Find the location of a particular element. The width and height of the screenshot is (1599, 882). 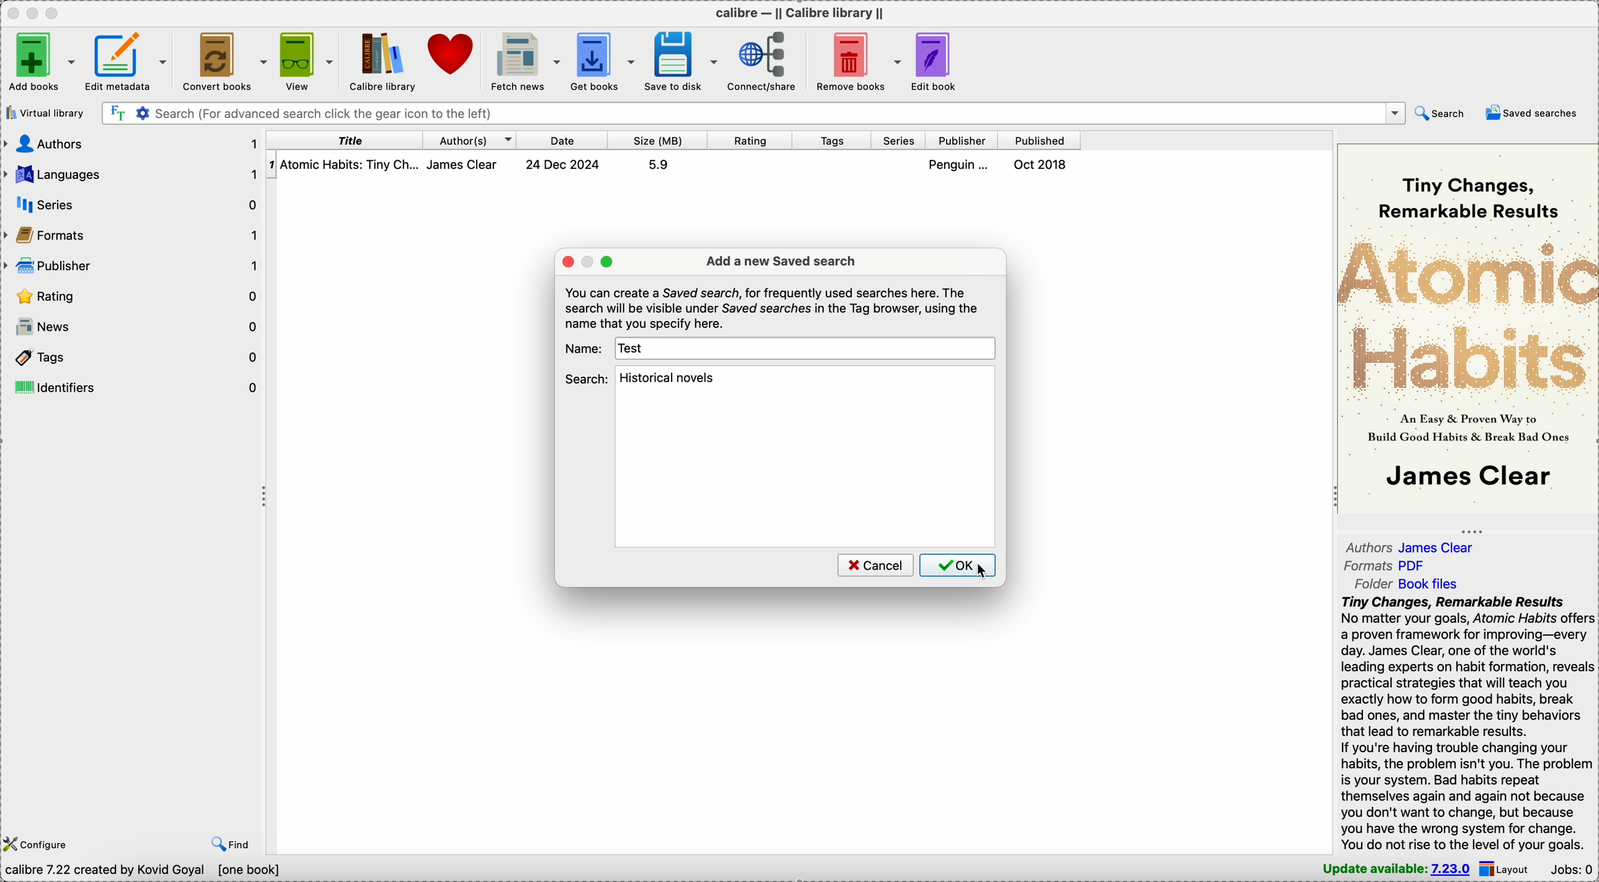

date is located at coordinates (563, 140).